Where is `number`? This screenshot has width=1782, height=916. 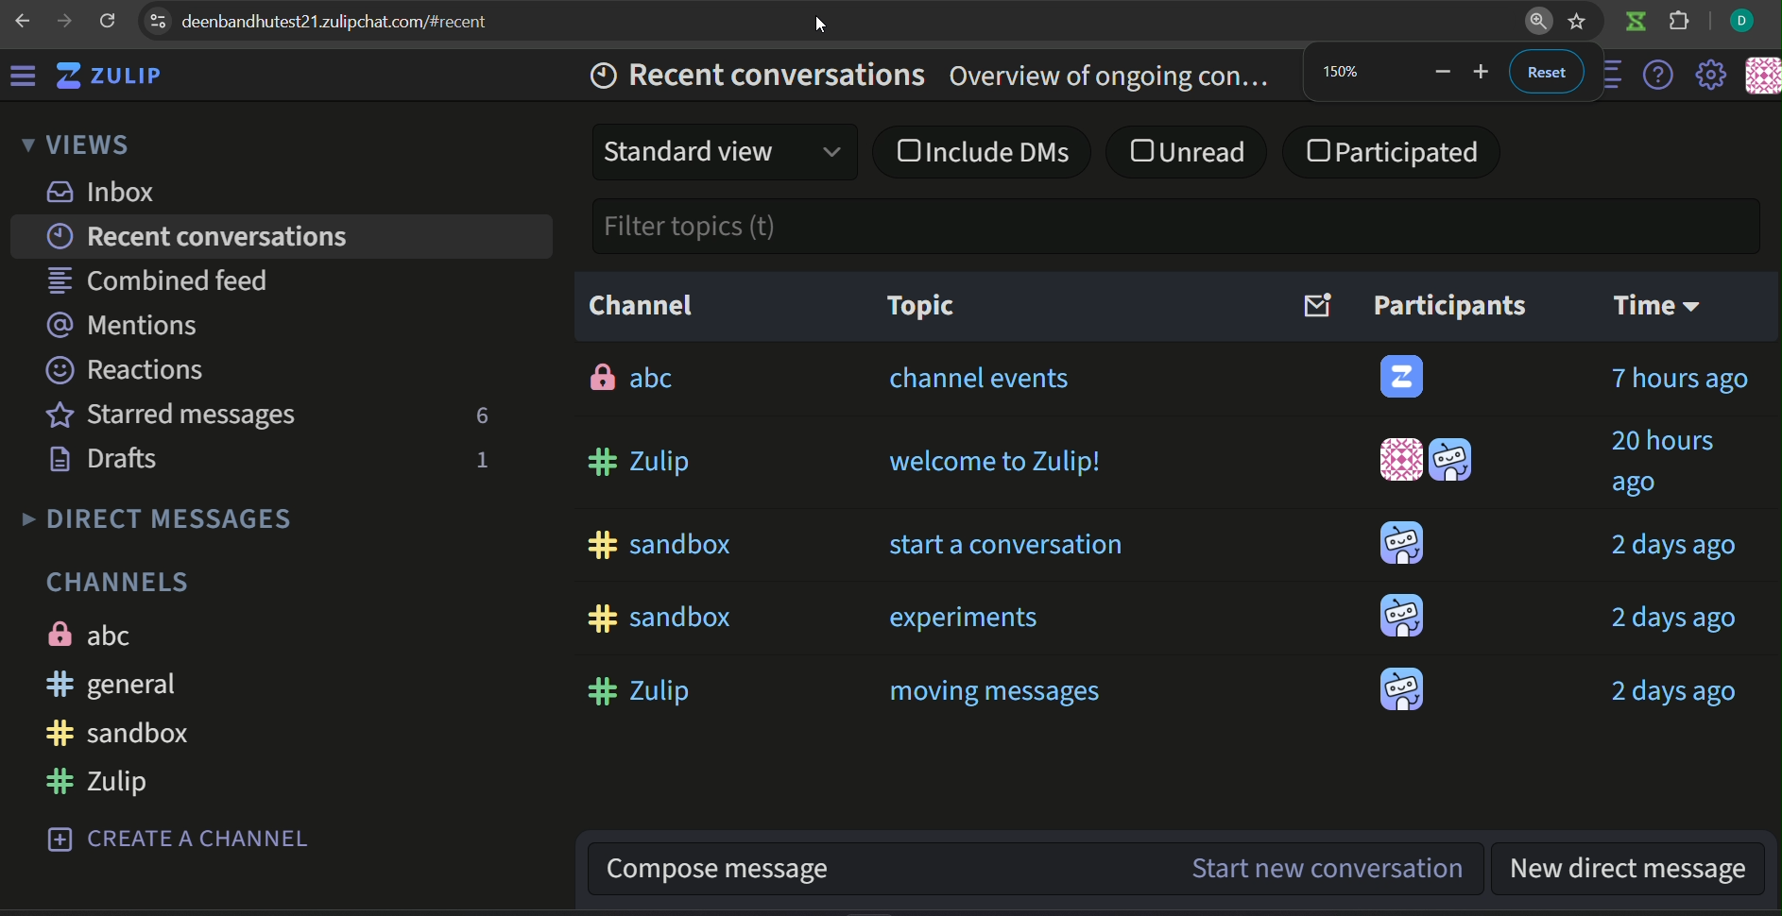
number is located at coordinates (480, 460).